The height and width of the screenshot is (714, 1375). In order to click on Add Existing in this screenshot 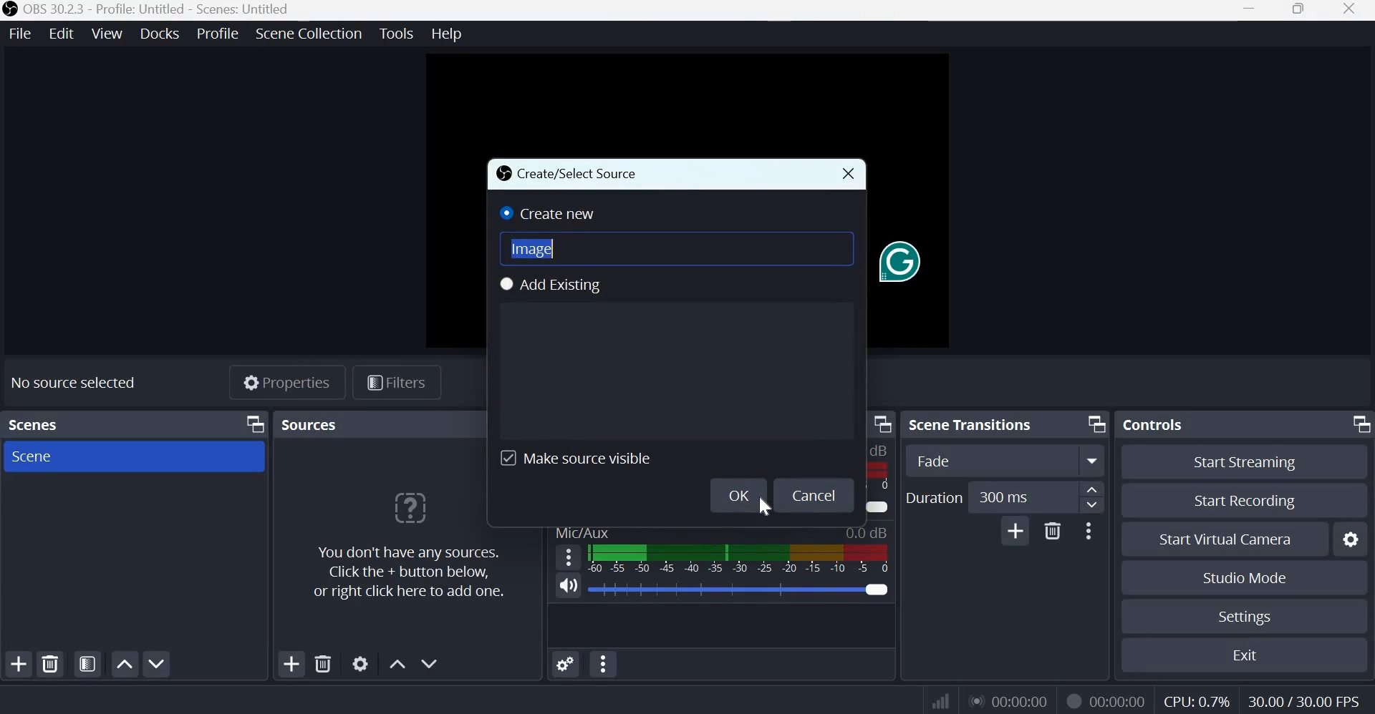, I will do `click(550, 283)`.